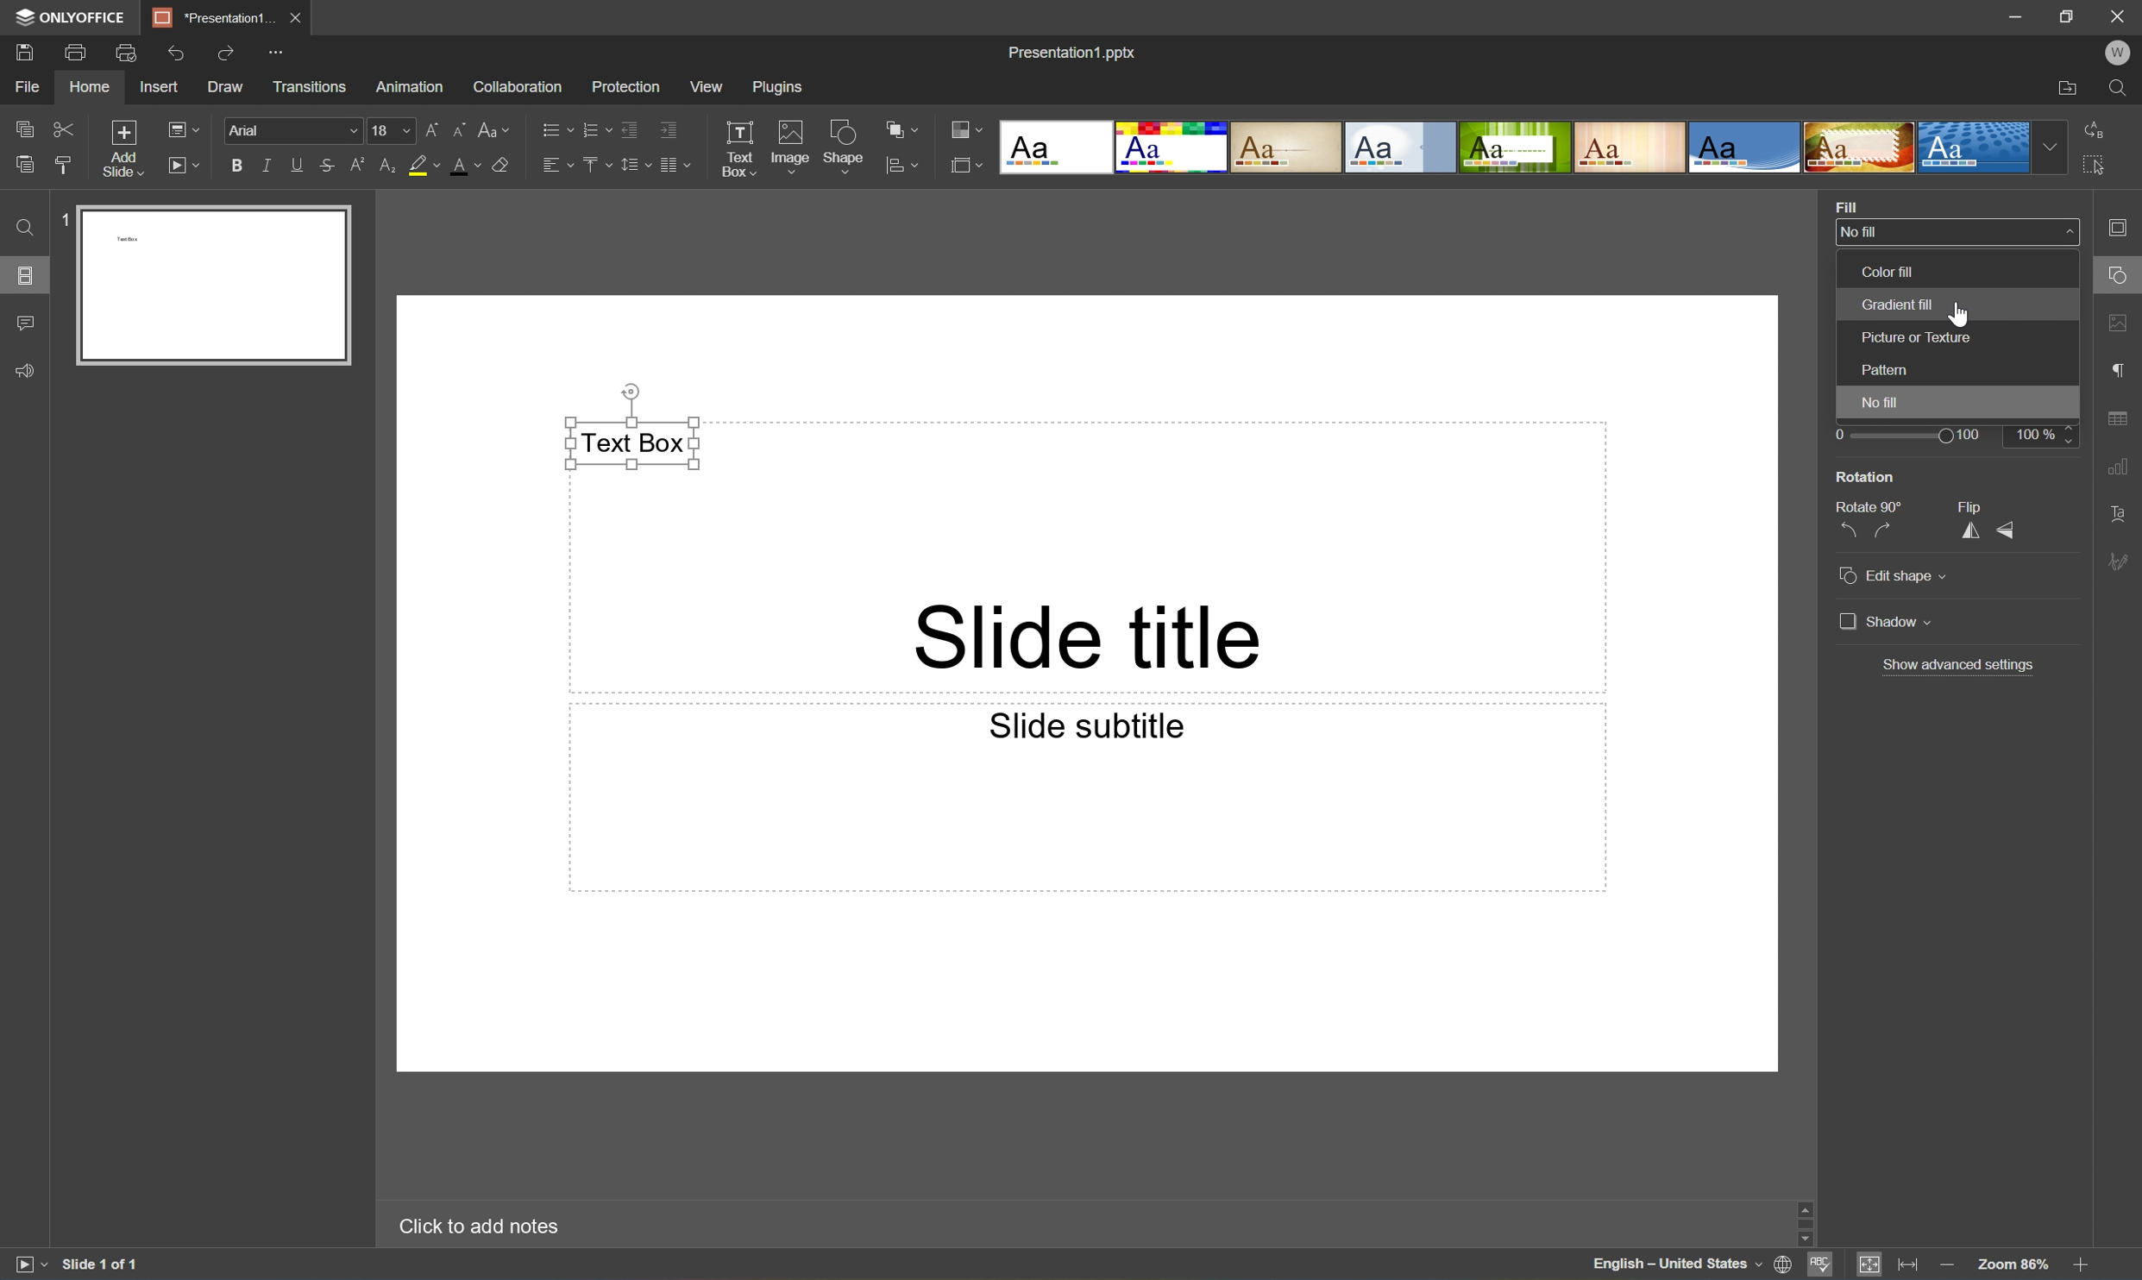 The image size is (2142, 1280). I want to click on Paragraph settings, so click(2120, 373).